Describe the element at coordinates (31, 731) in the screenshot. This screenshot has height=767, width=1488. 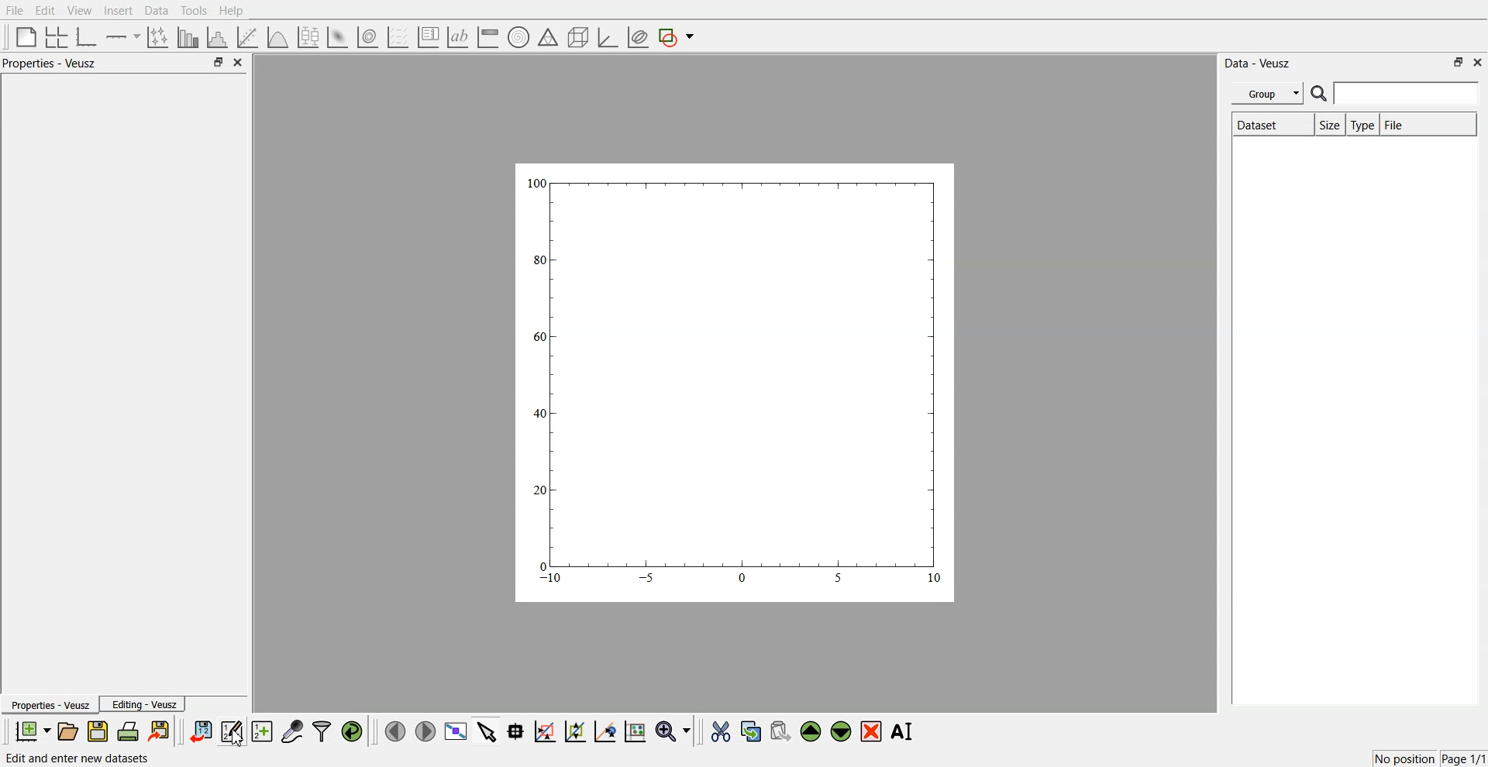
I see `new documents` at that location.